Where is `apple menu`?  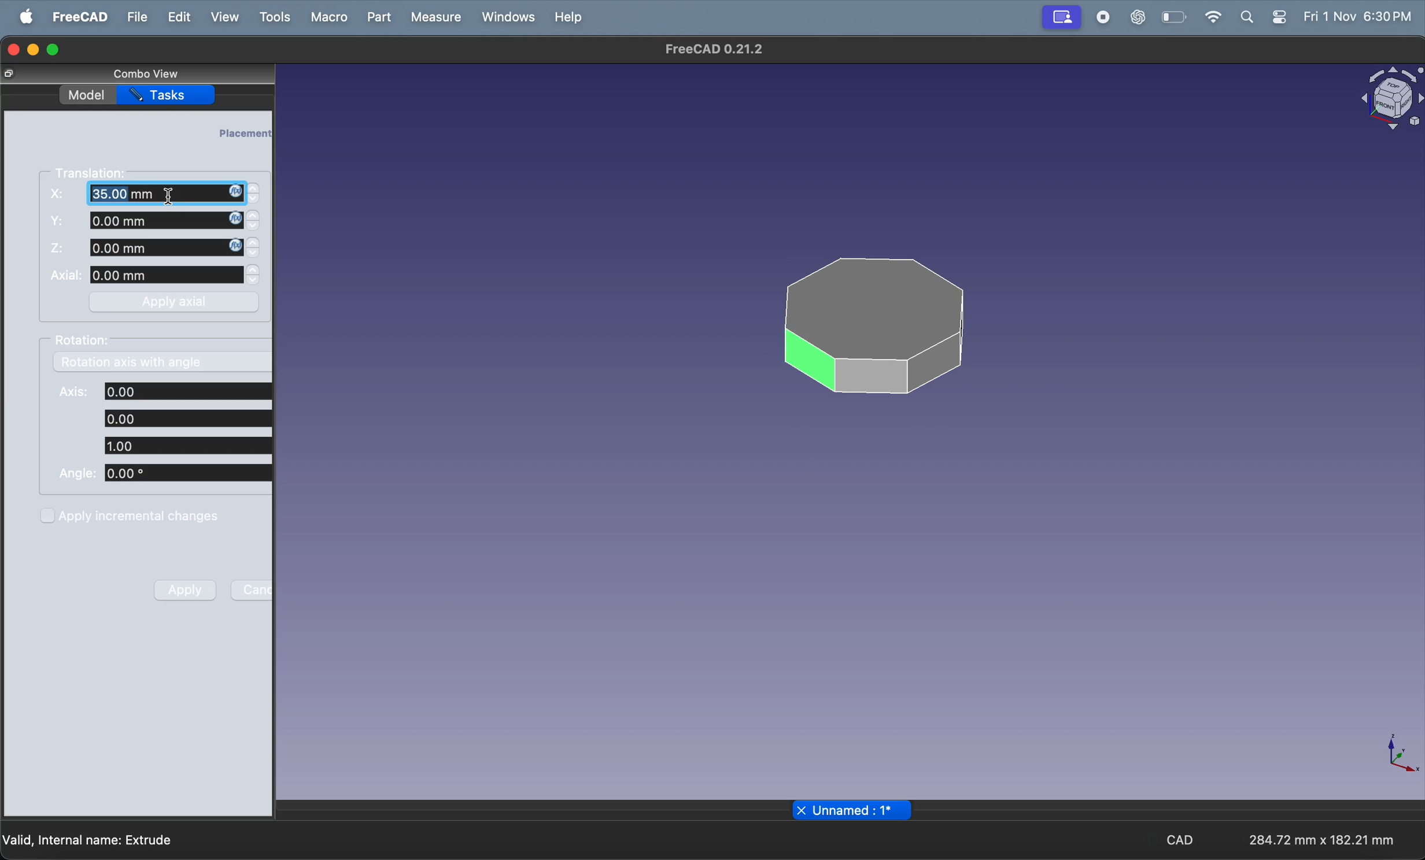
apple menu is located at coordinates (24, 17).